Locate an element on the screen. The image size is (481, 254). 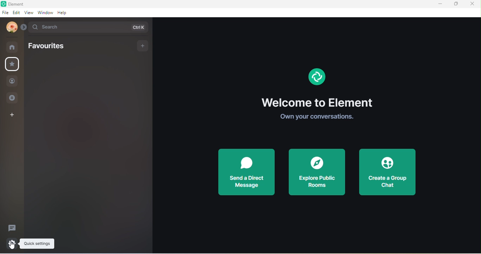
create a space is located at coordinates (12, 115).